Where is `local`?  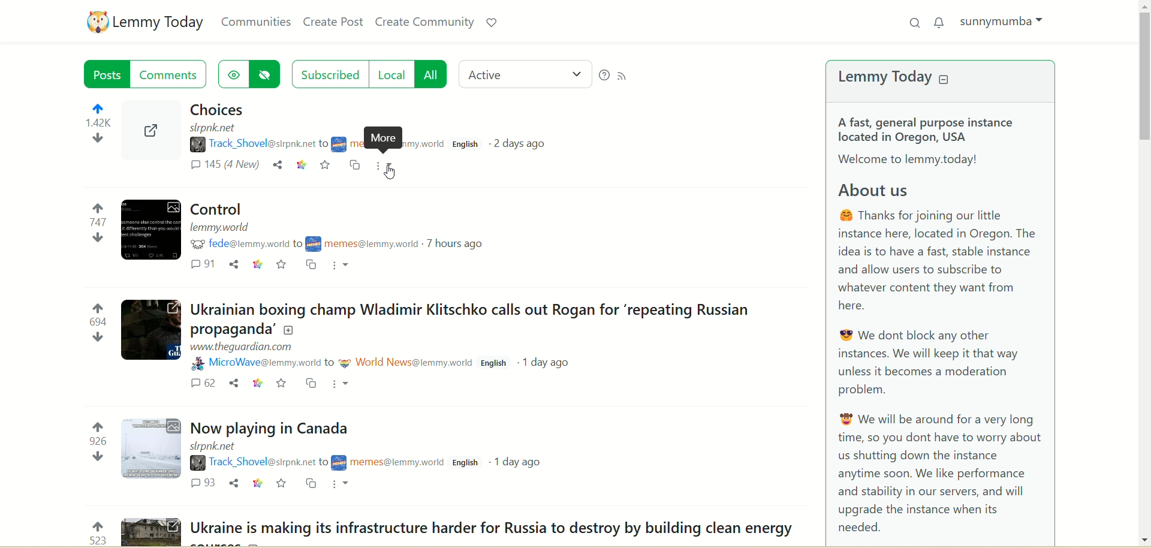 local is located at coordinates (390, 75).